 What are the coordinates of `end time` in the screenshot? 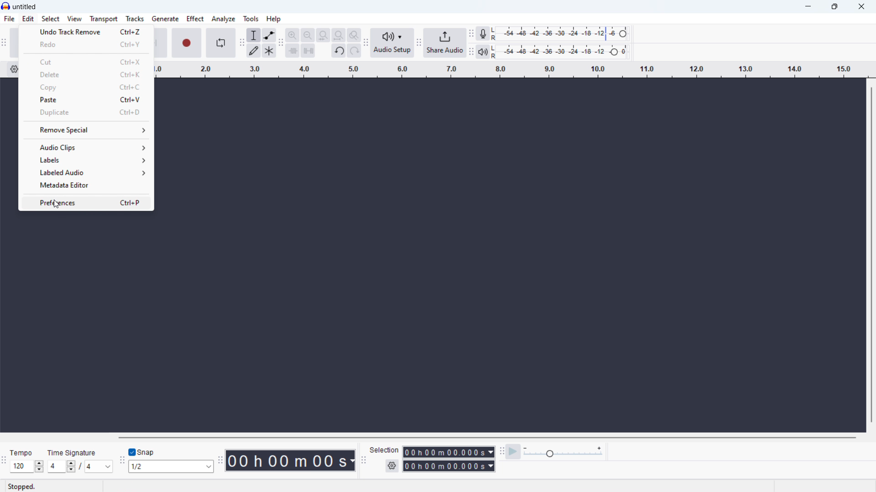 It's located at (448, 466).